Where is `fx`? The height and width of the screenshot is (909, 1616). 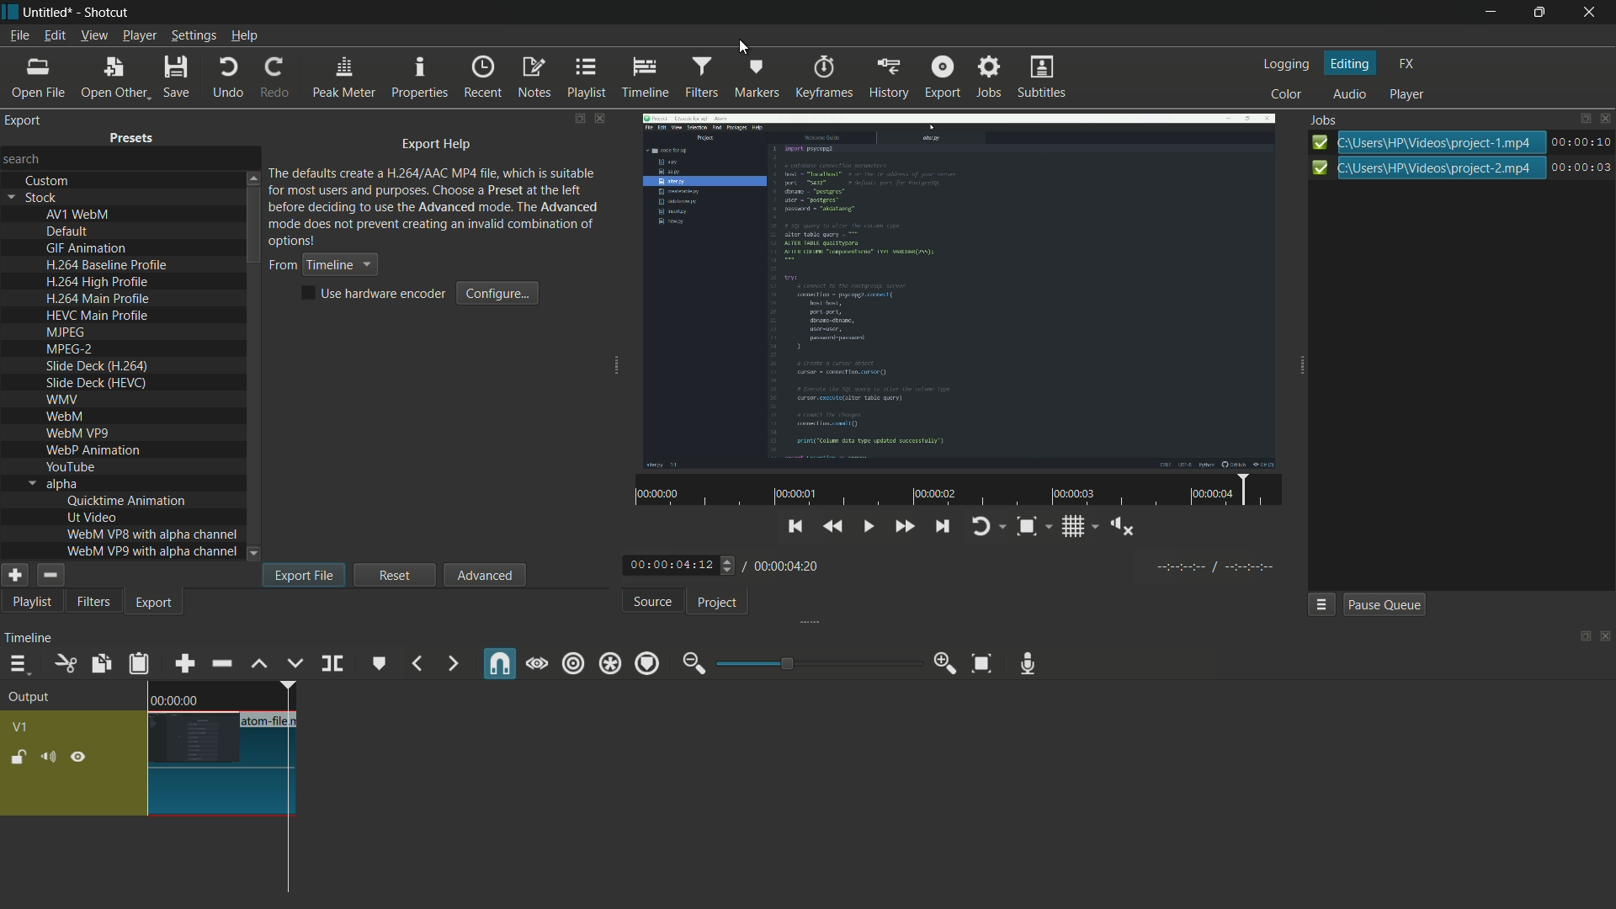 fx is located at coordinates (1407, 62).